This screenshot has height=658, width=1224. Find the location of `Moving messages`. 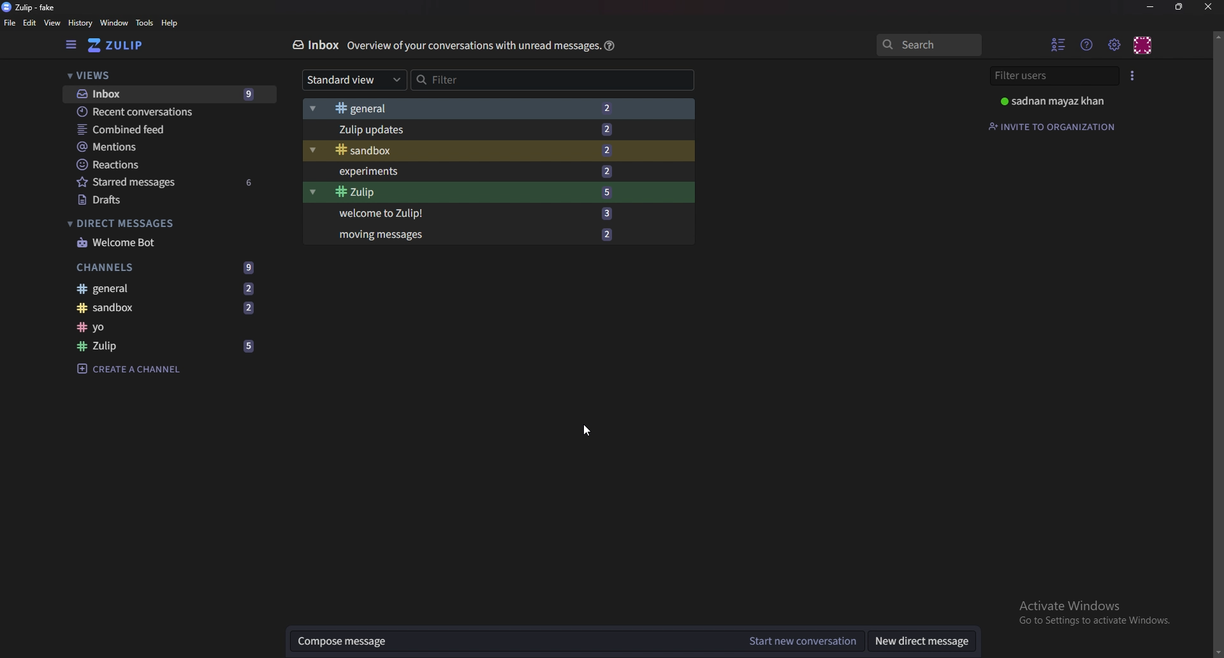

Moving messages is located at coordinates (493, 236).